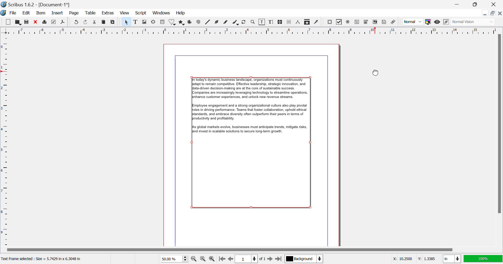  I want to click on Scribus Logo, so click(3, 13).